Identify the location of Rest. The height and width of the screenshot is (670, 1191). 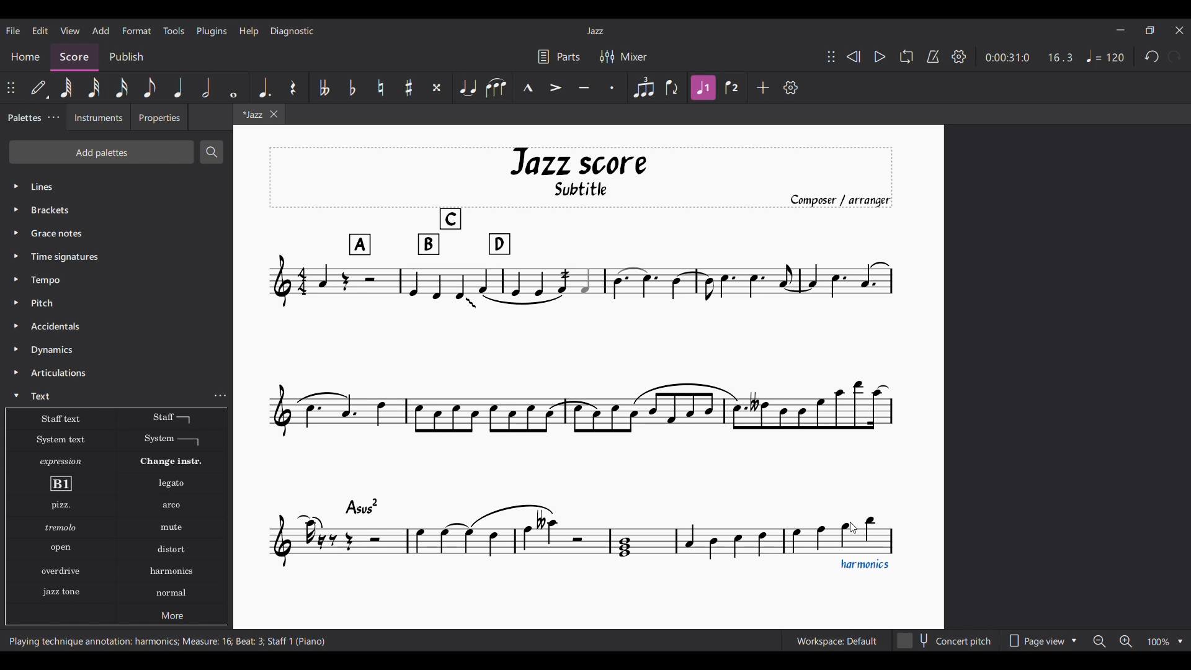
(293, 87).